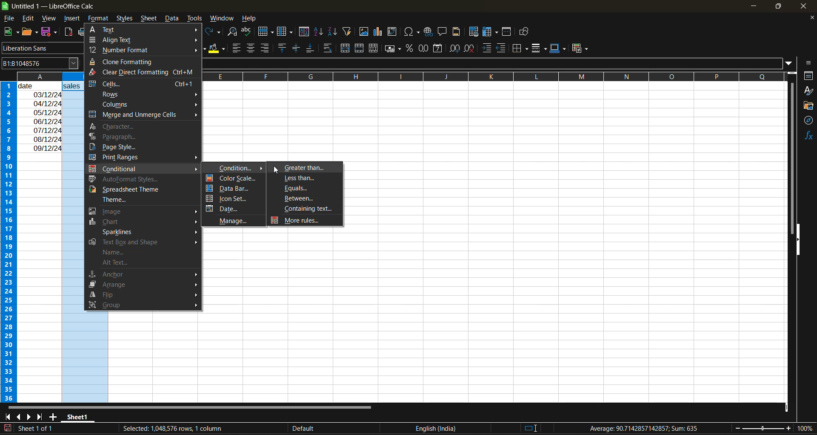  Describe the element at coordinates (124, 61) in the screenshot. I see `clone formatting` at that location.